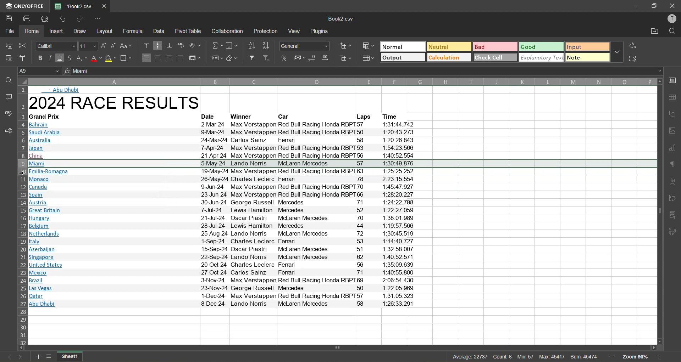 This screenshot has width=681, height=362. What do you see at coordinates (321, 31) in the screenshot?
I see `plugins` at bounding box center [321, 31].